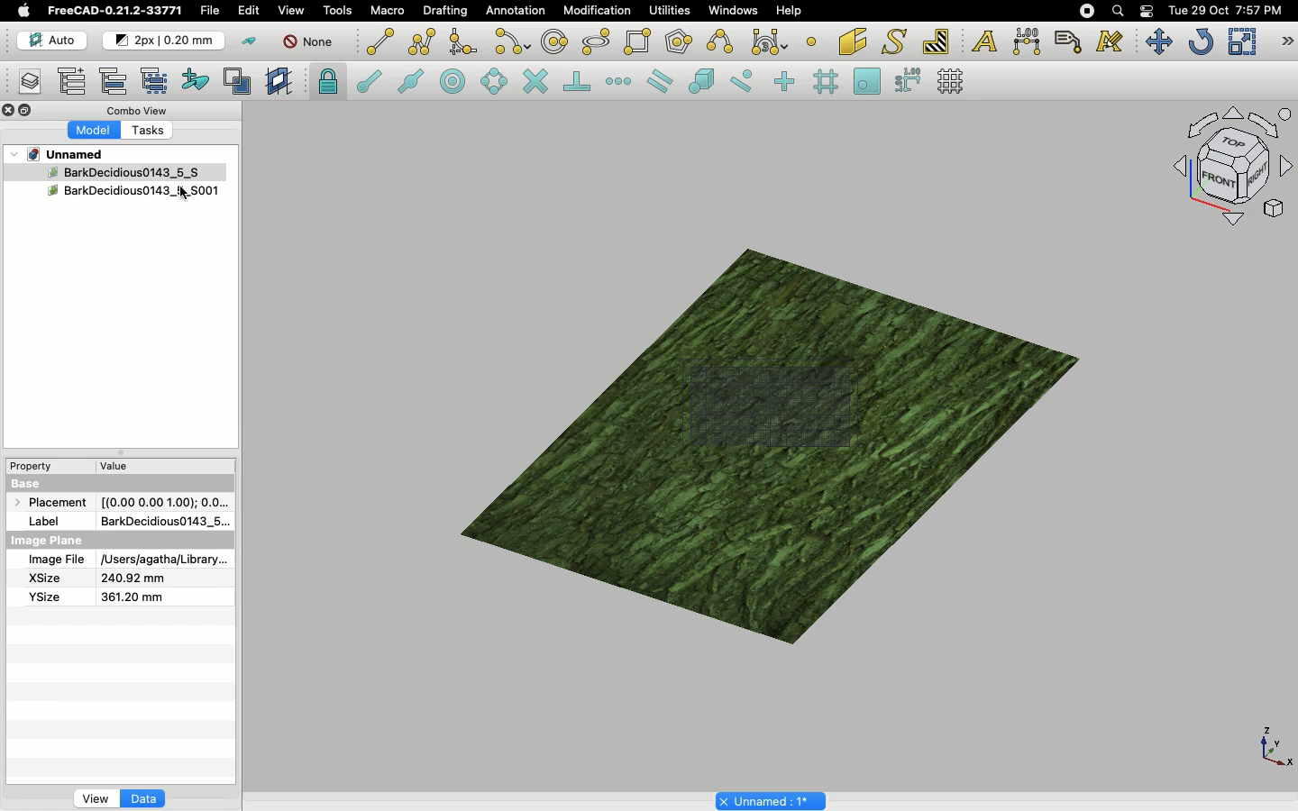 This screenshot has width=1298, height=811. What do you see at coordinates (723, 41) in the screenshot?
I see `B-spline` at bounding box center [723, 41].